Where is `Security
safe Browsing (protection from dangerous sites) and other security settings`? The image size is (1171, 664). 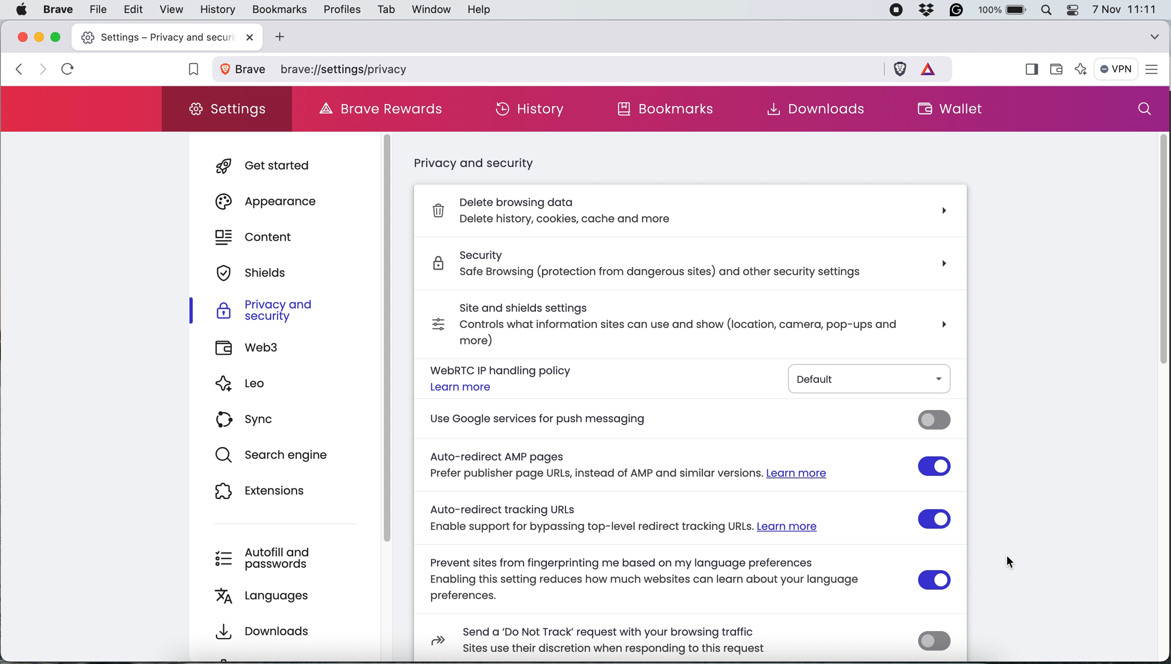
Security
safe Browsing (protection from dangerous sites) and other security settings is located at coordinates (691, 263).